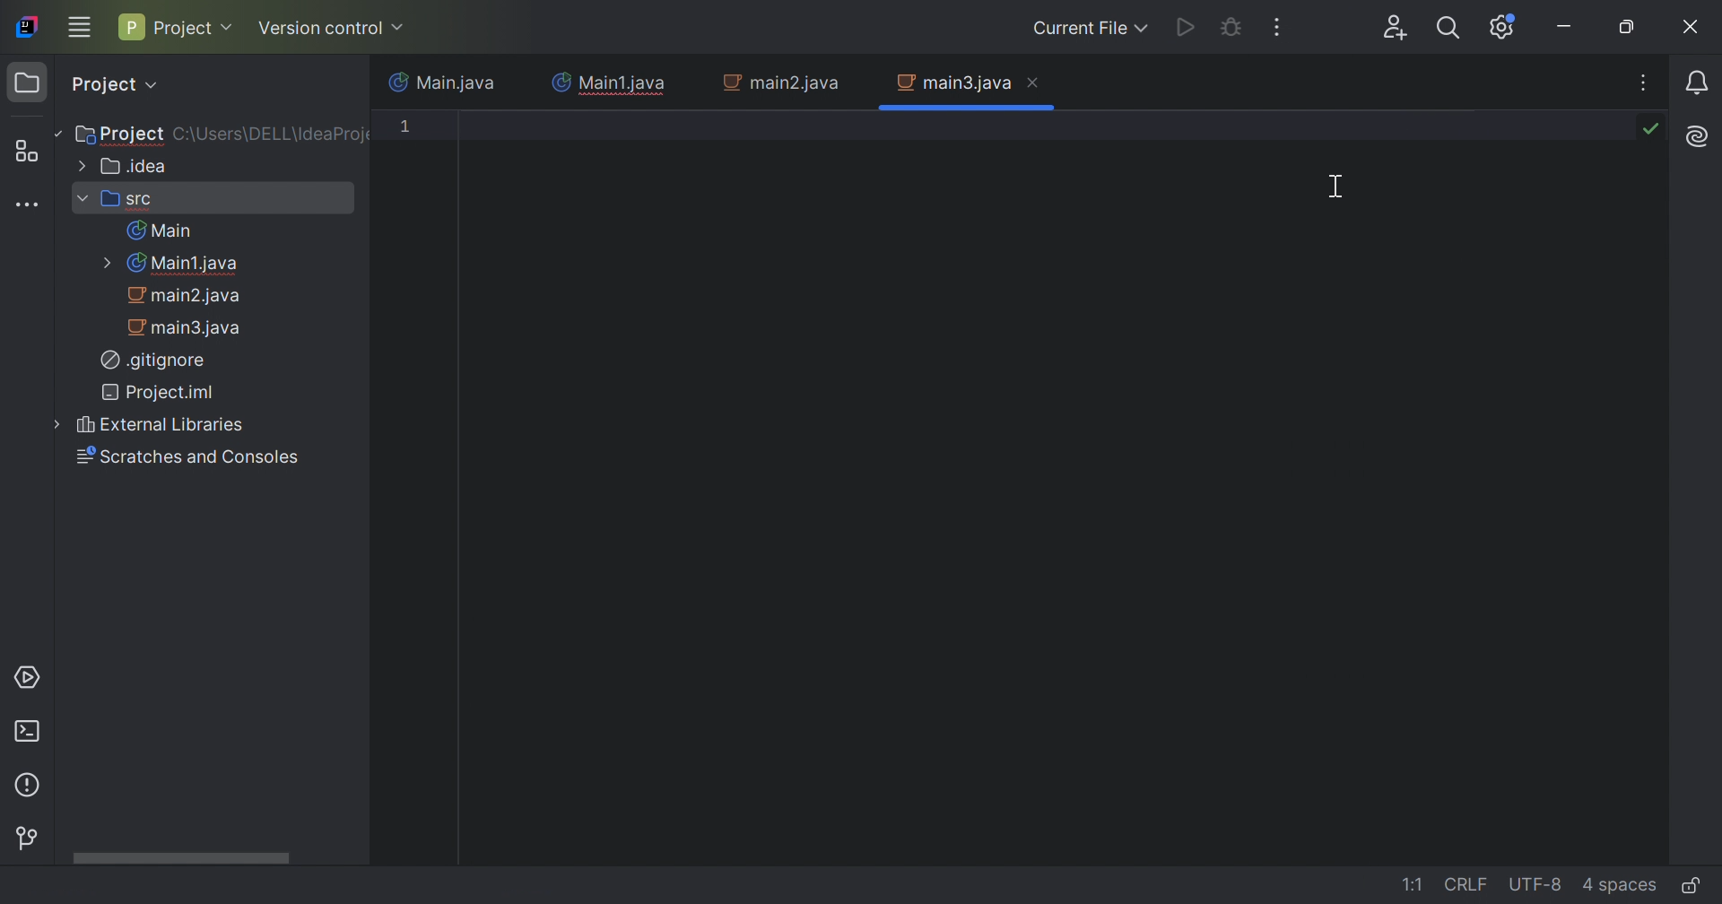  Describe the element at coordinates (27, 839) in the screenshot. I see `Version Control` at that location.